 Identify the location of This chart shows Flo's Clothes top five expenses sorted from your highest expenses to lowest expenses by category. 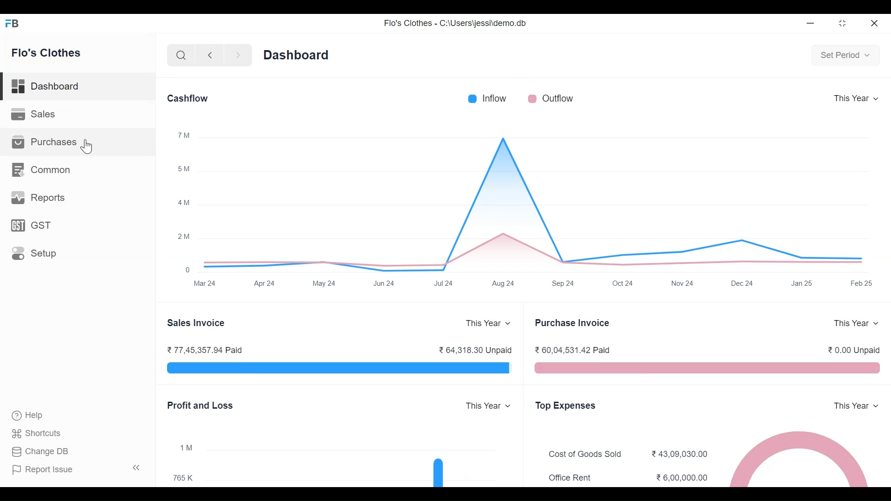
(800, 458).